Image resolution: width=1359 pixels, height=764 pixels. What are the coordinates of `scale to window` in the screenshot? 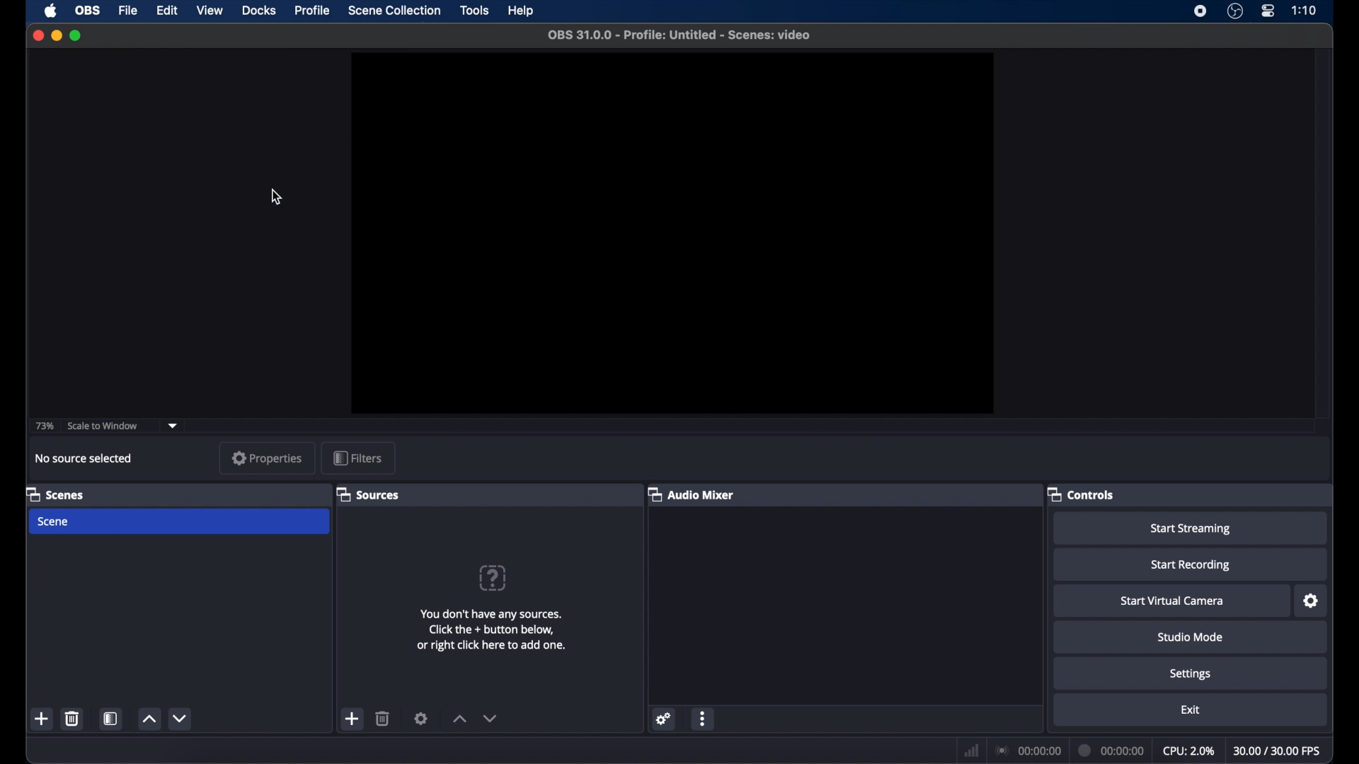 It's located at (105, 426).